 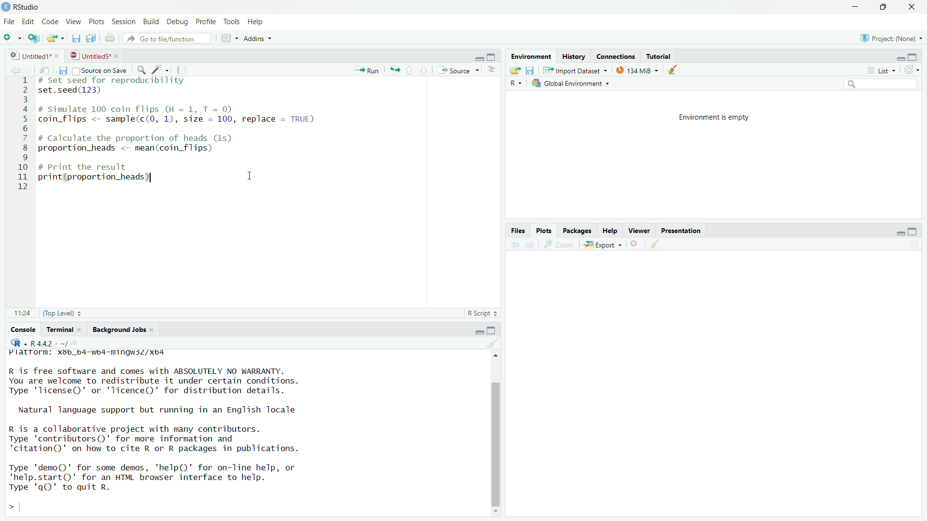 I want to click on coin_tiips <- sample(c(O, 1), size = 100, replace = TRUE), so click(x=182, y=120).